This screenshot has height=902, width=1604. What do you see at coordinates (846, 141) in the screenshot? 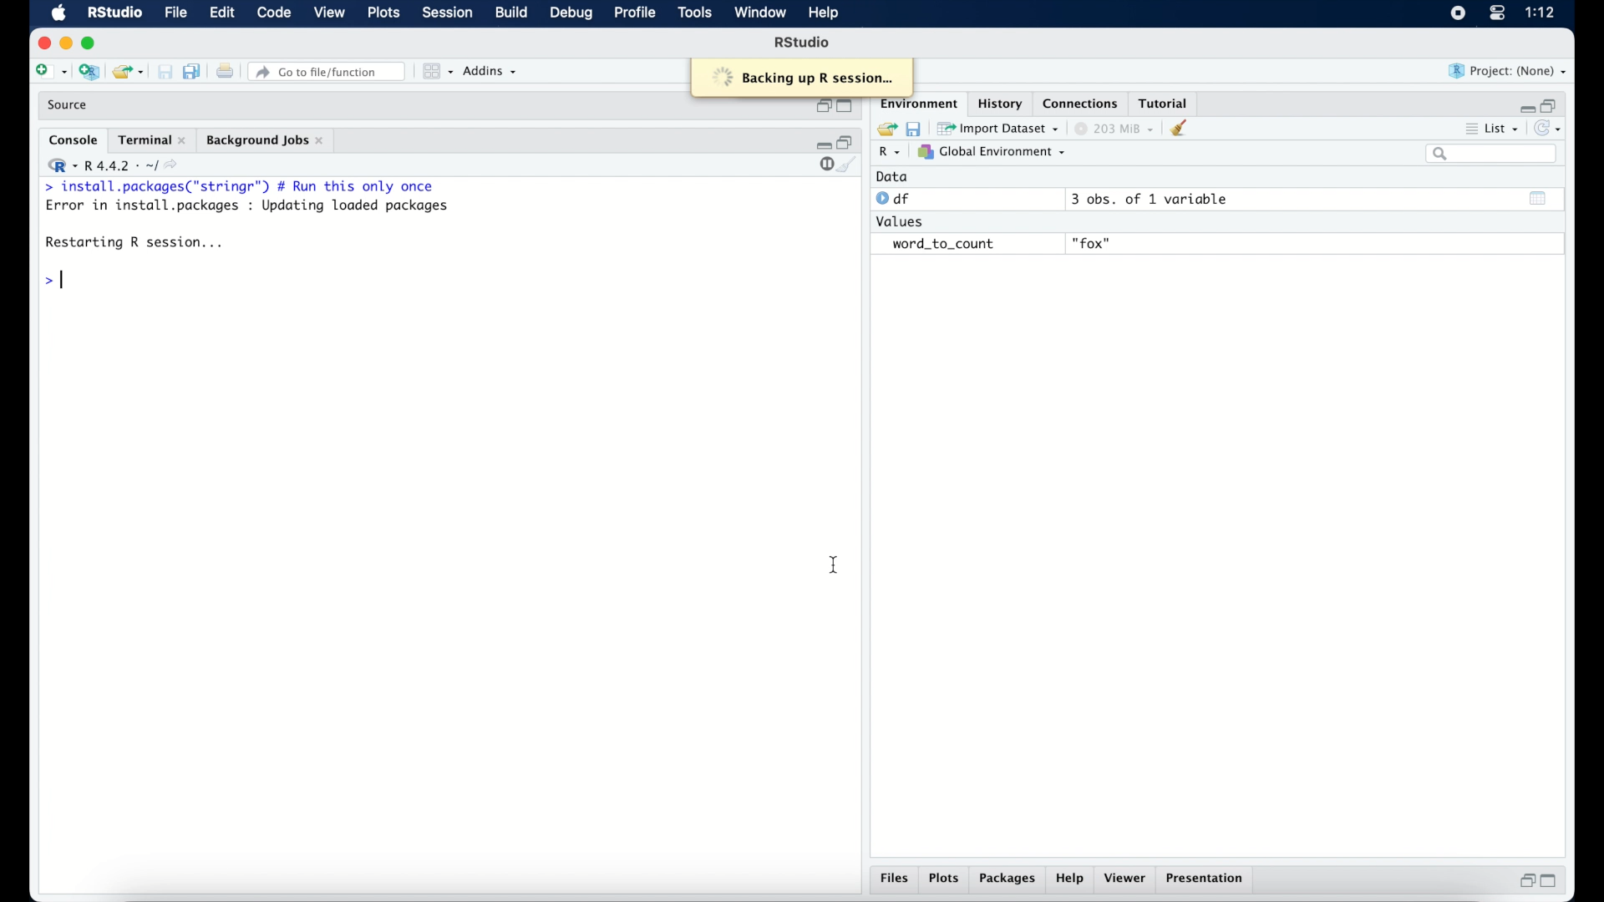
I see `restore down` at bounding box center [846, 141].